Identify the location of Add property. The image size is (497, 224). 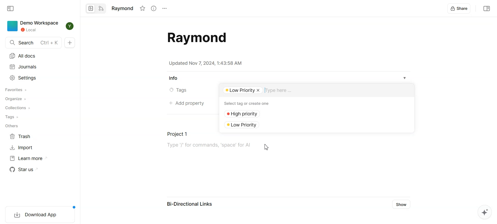
(186, 104).